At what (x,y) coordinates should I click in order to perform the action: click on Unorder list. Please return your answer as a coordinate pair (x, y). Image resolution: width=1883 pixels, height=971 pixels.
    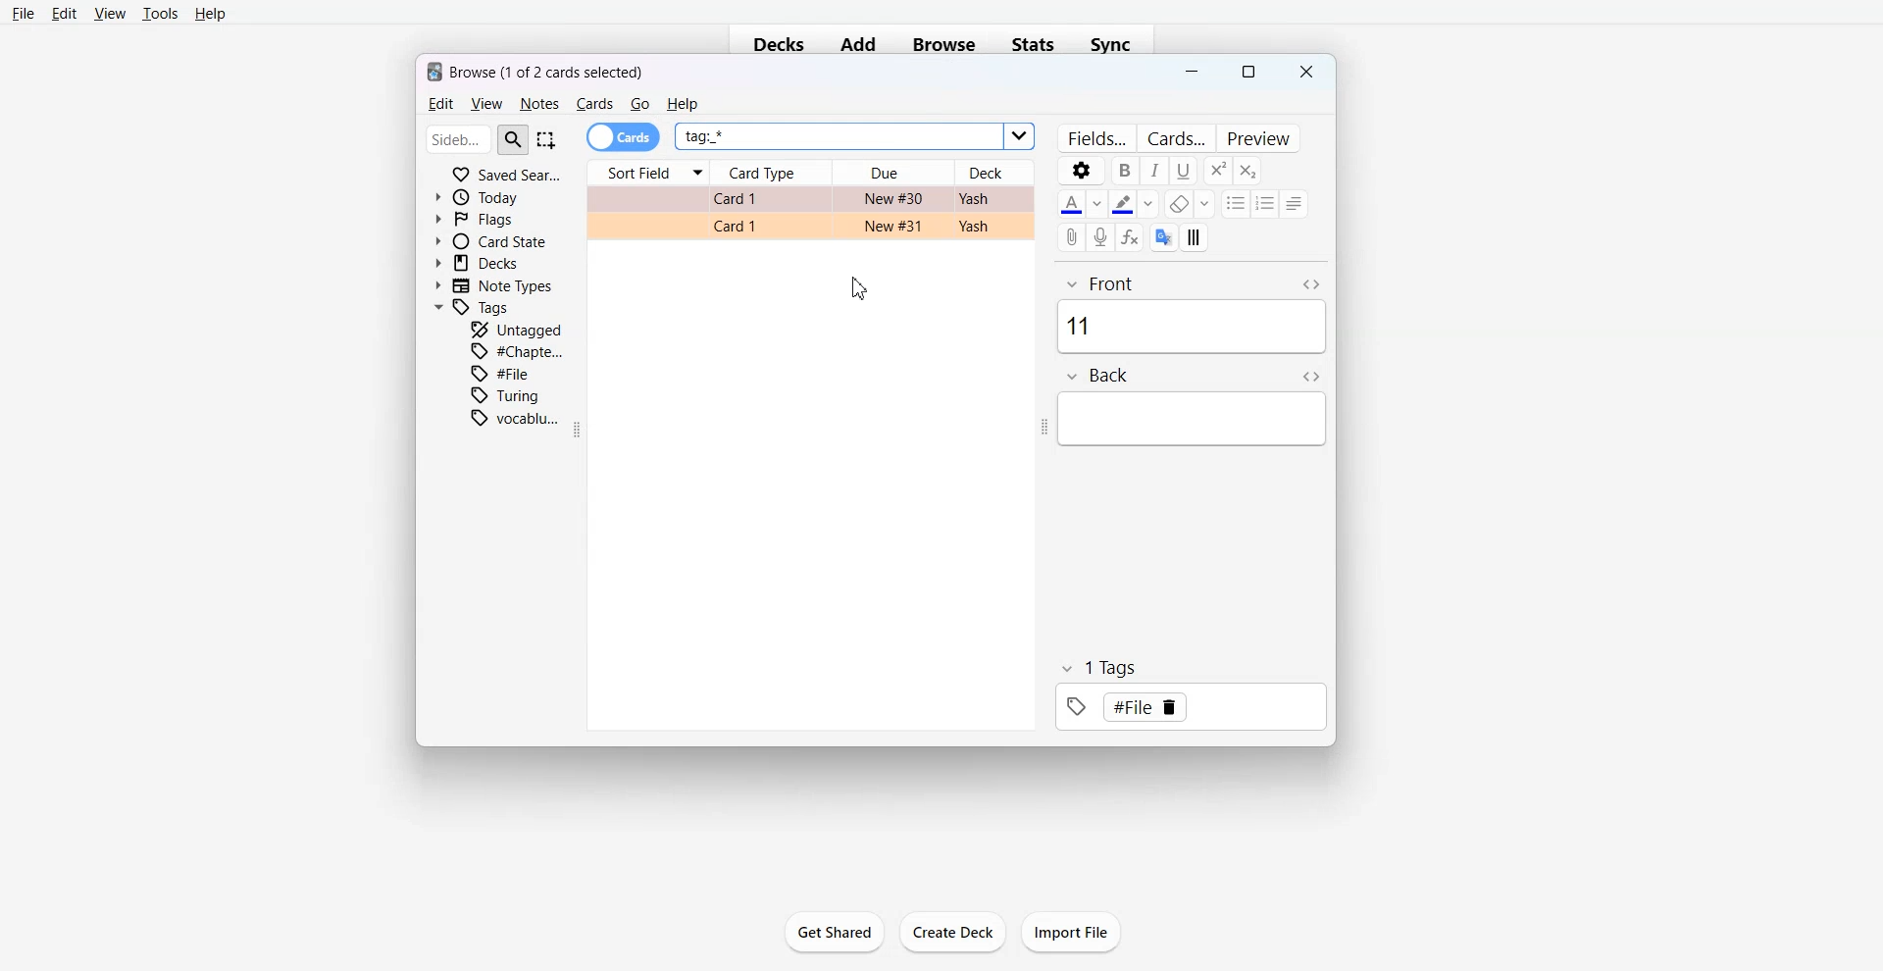
    Looking at the image, I should click on (1236, 203).